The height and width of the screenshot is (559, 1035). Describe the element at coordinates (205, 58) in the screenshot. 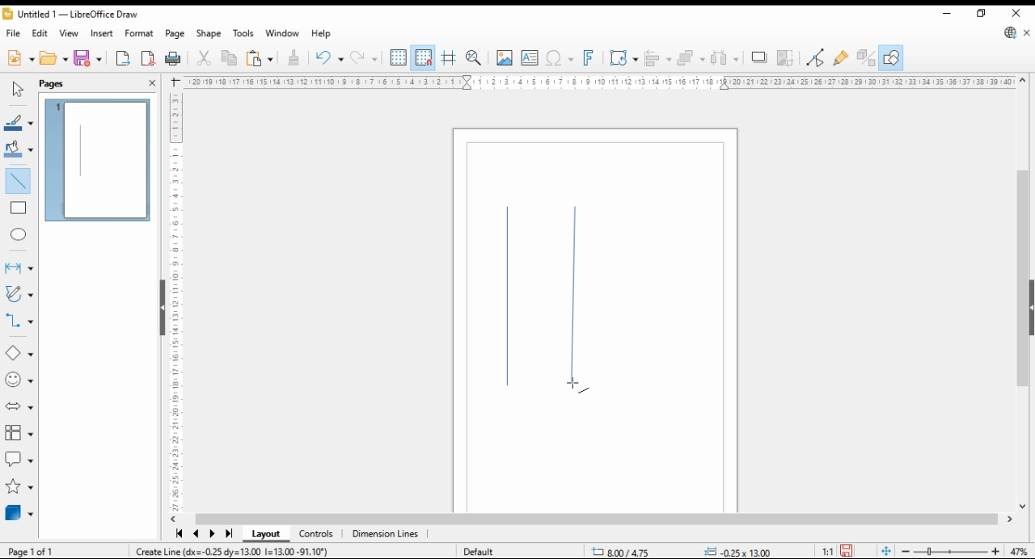

I see `cut` at that location.